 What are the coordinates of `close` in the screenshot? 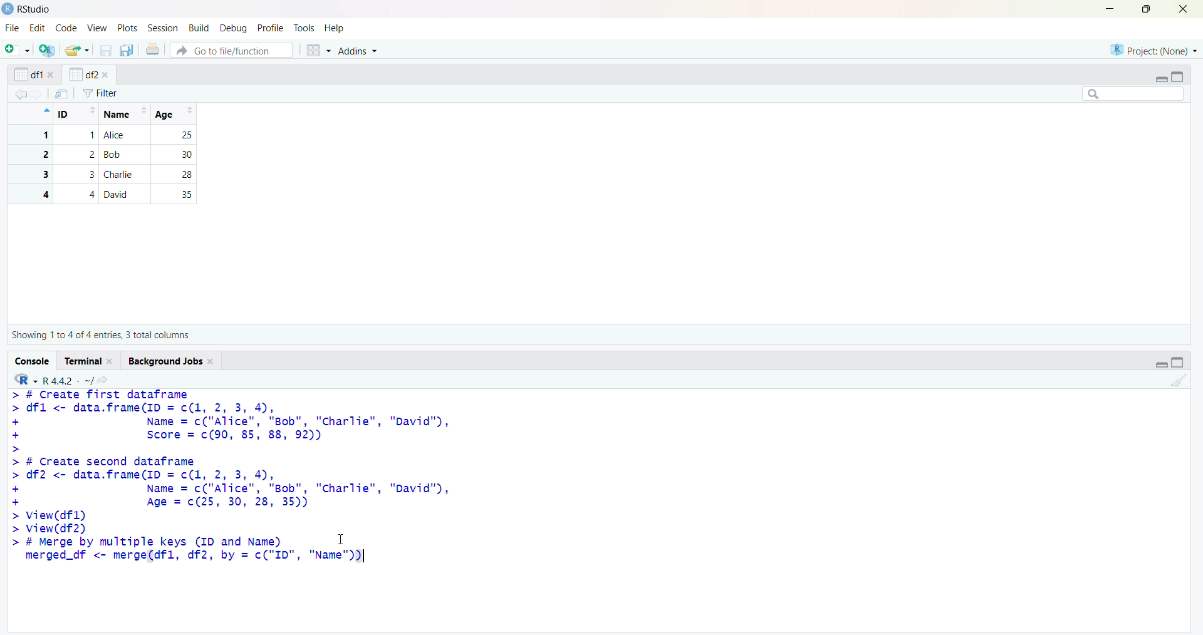 It's located at (52, 75).